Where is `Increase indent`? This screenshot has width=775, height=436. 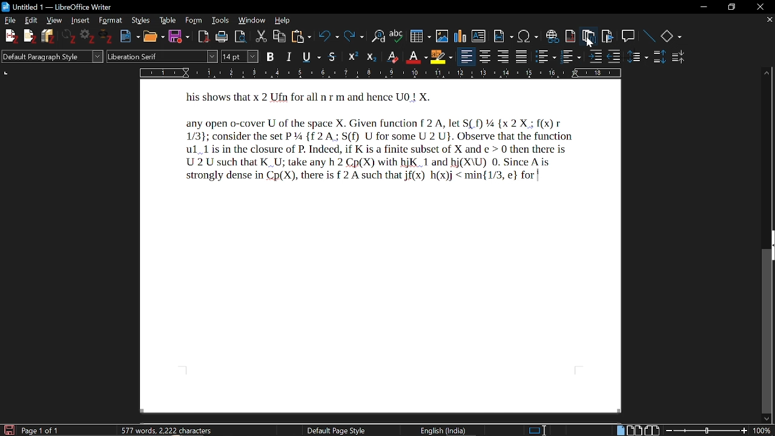
Increase indent is located at coordinates (595, 57).